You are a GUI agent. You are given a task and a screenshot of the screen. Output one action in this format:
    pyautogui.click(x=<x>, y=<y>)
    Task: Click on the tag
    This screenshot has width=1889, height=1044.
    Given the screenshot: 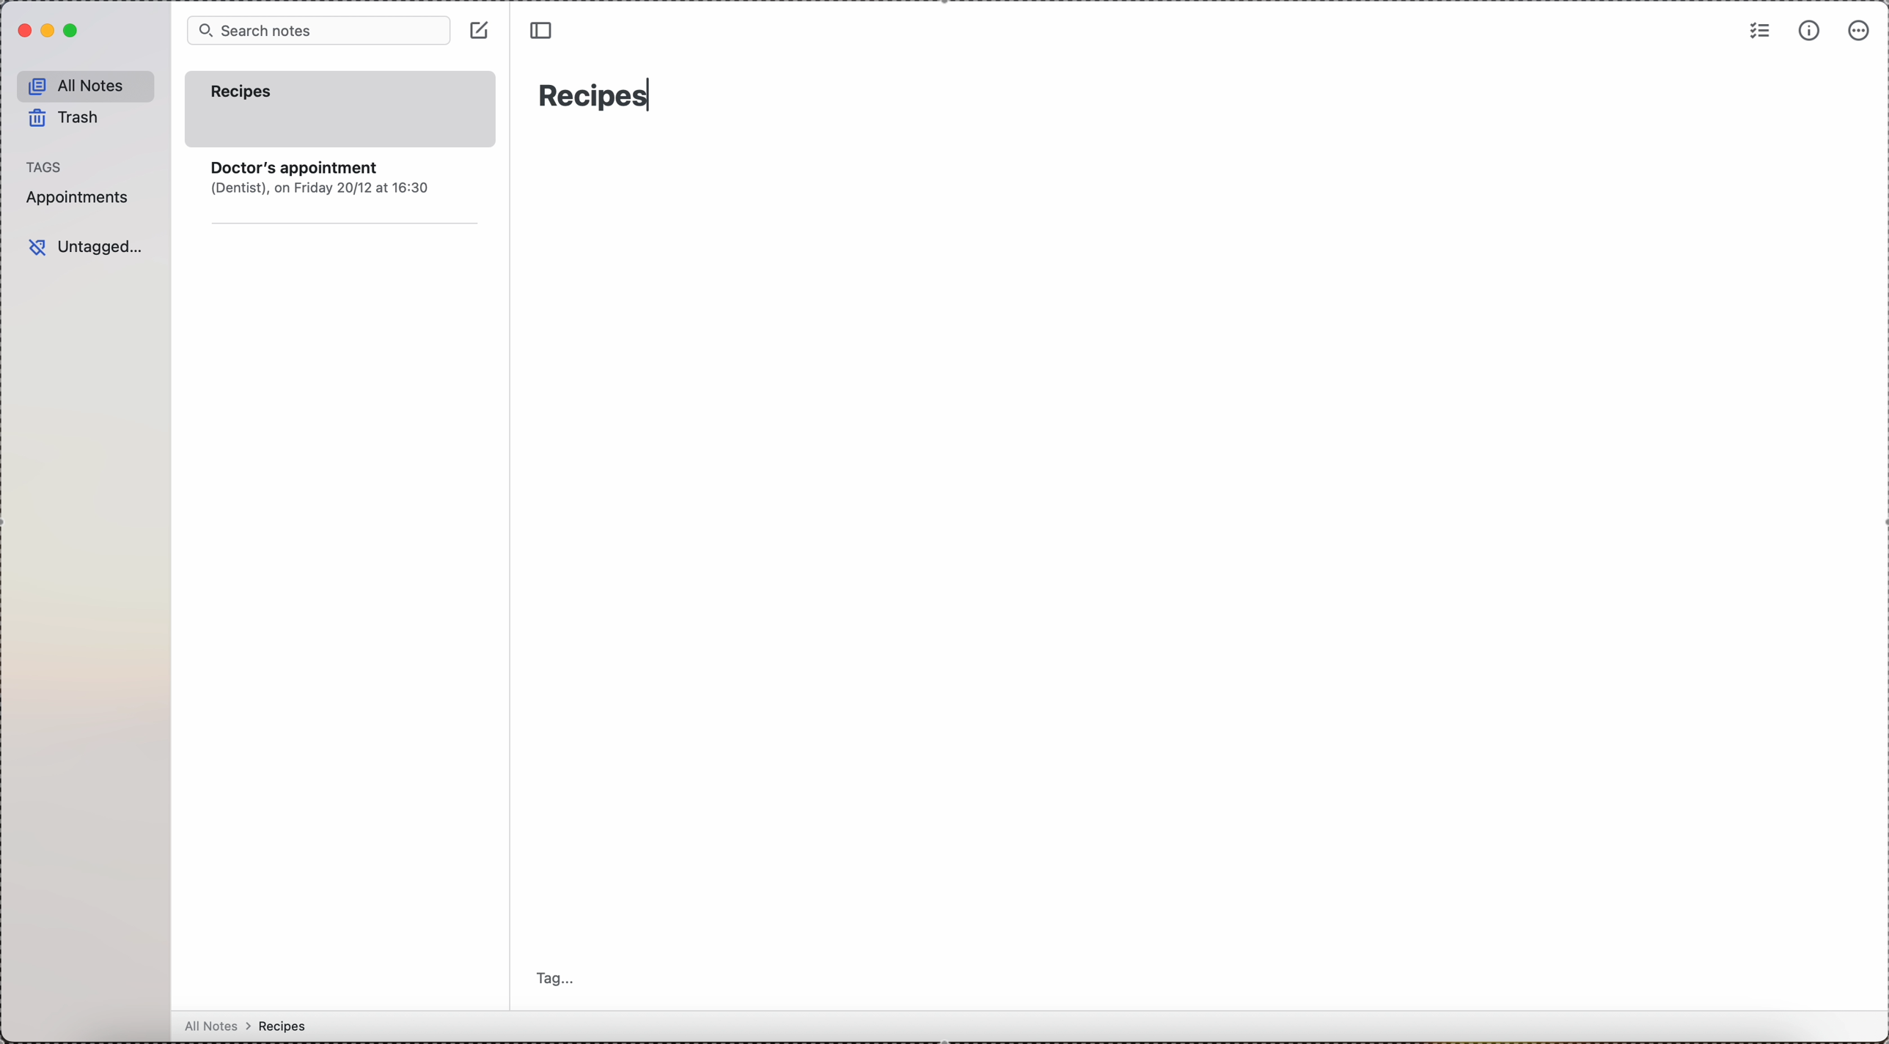 What is the action you would take?
    pyautogui.click(x=562, y=978)
    